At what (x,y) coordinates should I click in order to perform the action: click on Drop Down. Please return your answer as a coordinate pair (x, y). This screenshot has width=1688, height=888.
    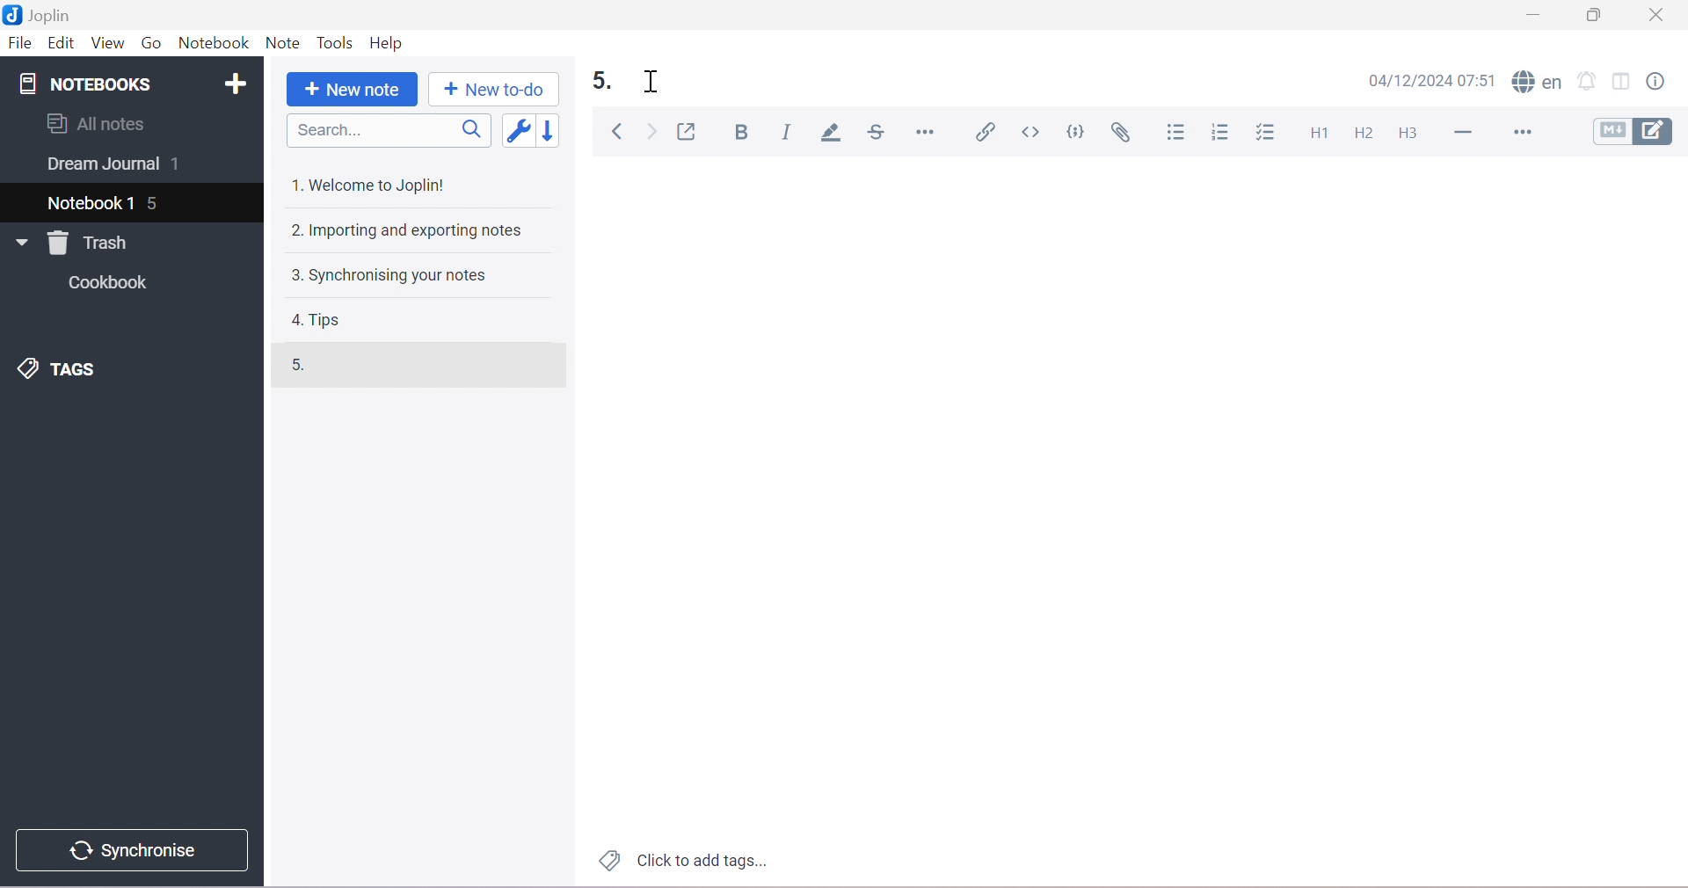
    Looking at the image, I should click on (18, 243).